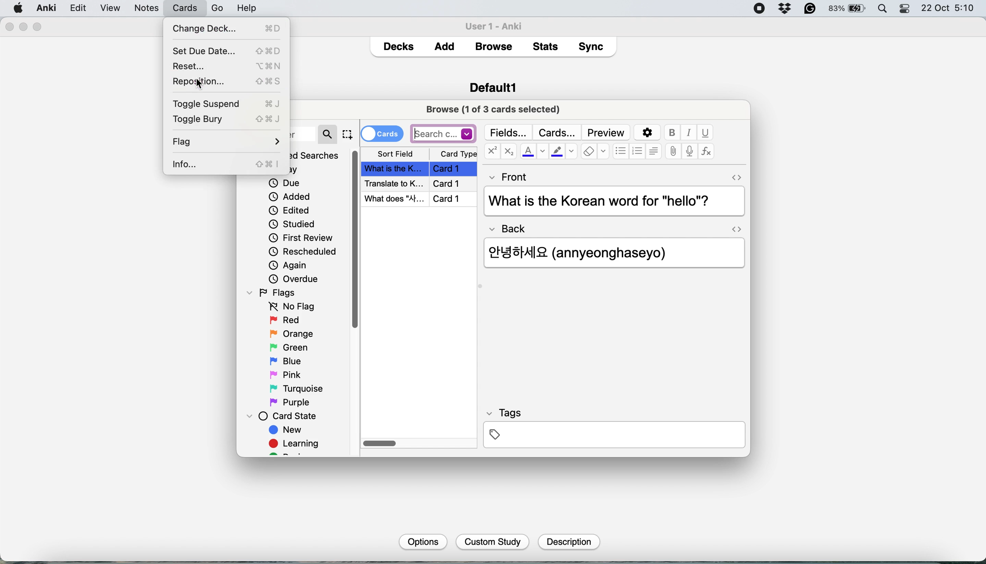  I want to click on Decks, so click(398, 45).